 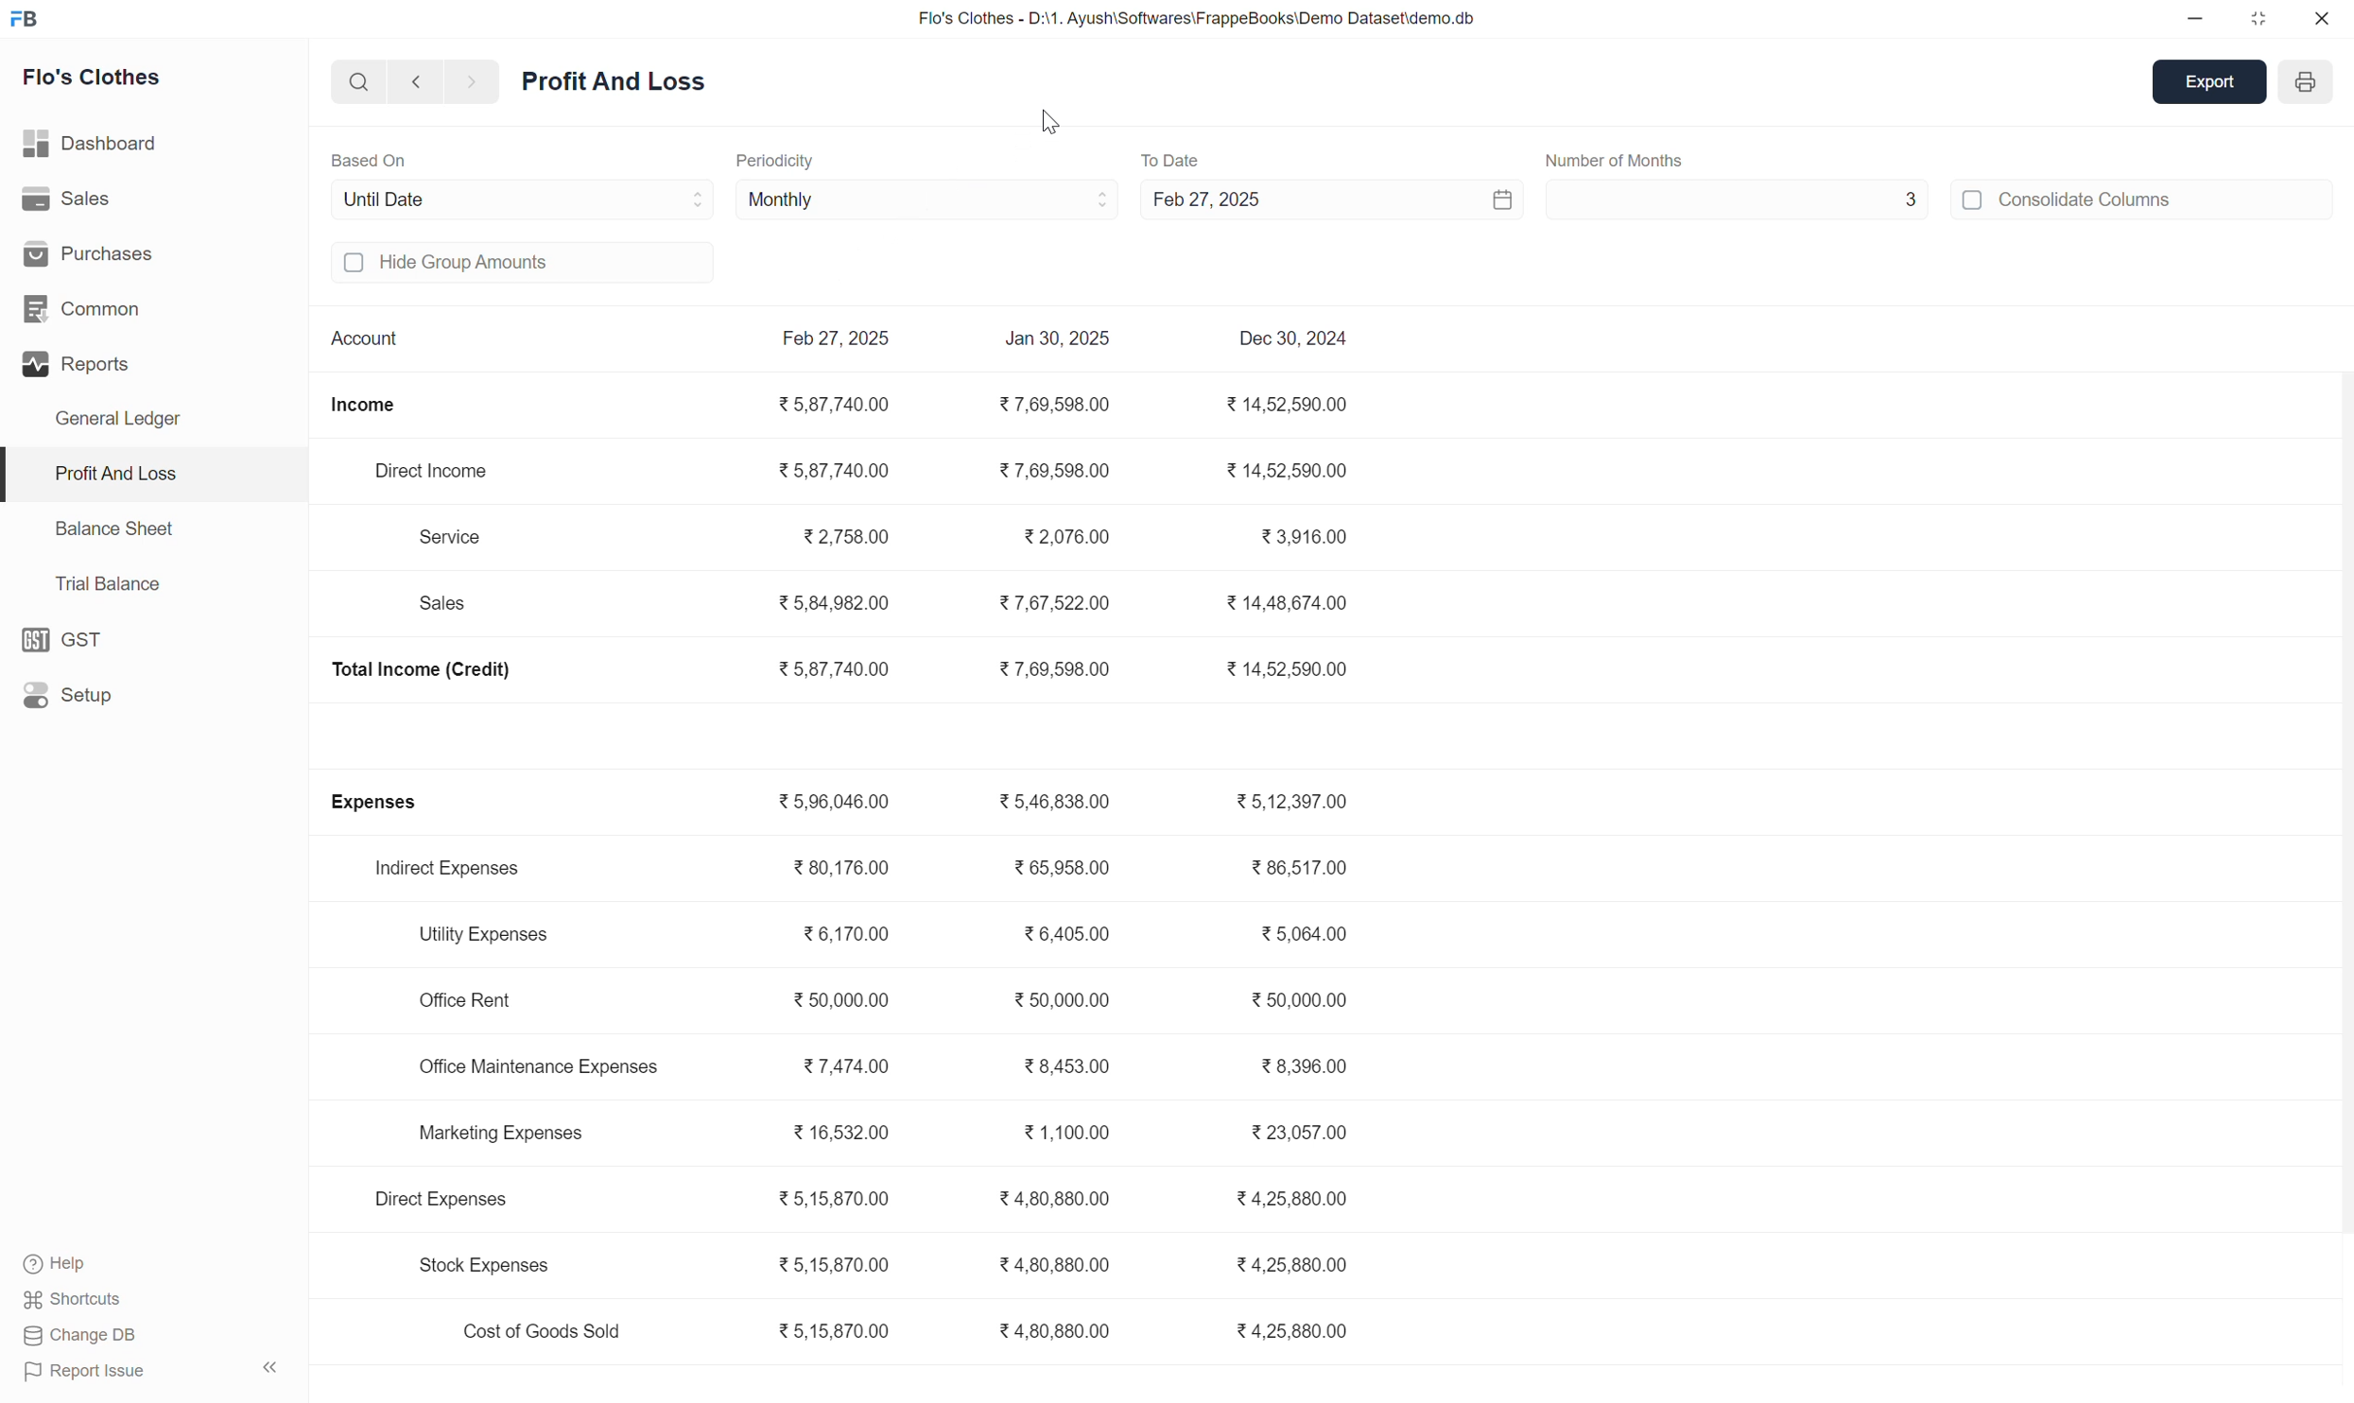 I want to click on To Date, so click(x=1180, y=157).